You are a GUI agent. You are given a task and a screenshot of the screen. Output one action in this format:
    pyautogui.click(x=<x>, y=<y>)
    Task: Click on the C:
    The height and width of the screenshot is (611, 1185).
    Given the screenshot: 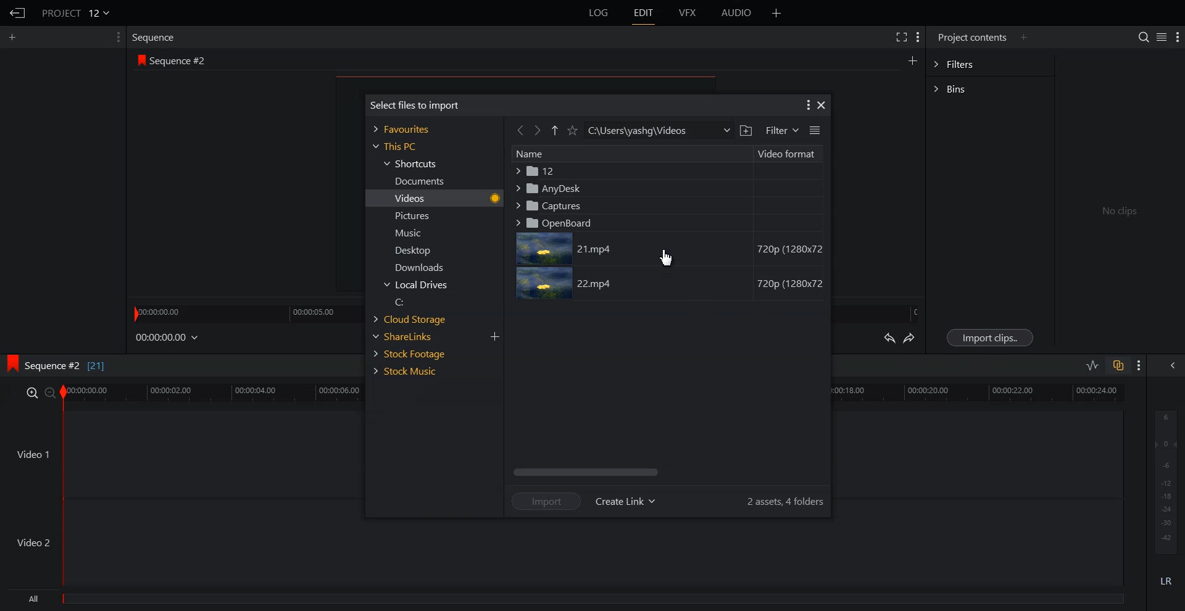 What is the action you would take?
    pyautogui.click(x=417, y=302)
    